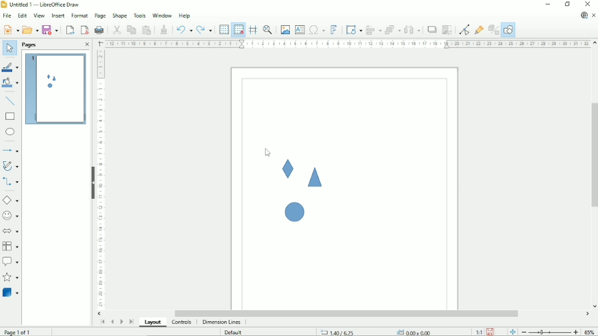  I want to click on Clone formatting, so click(164, 29).